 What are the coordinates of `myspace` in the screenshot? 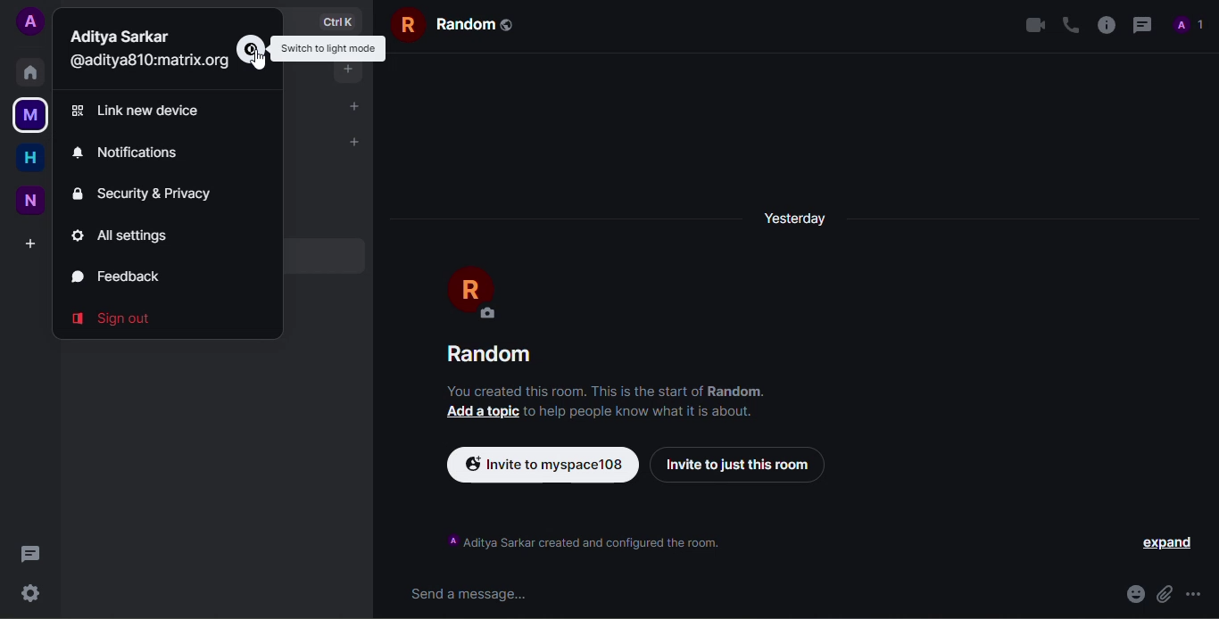 It's located at (28, 114).